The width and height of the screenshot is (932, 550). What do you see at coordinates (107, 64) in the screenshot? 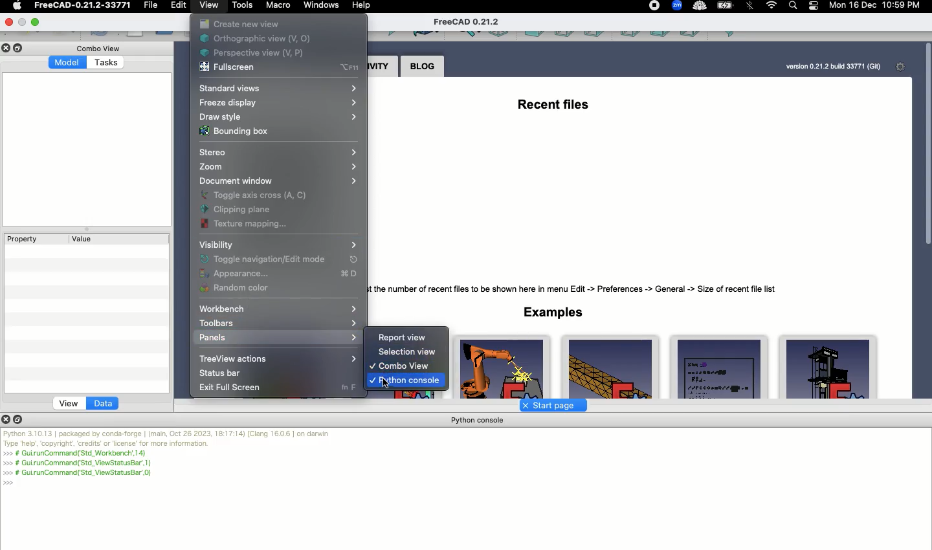
I see `Tasks` at bounding box center [107, 64].